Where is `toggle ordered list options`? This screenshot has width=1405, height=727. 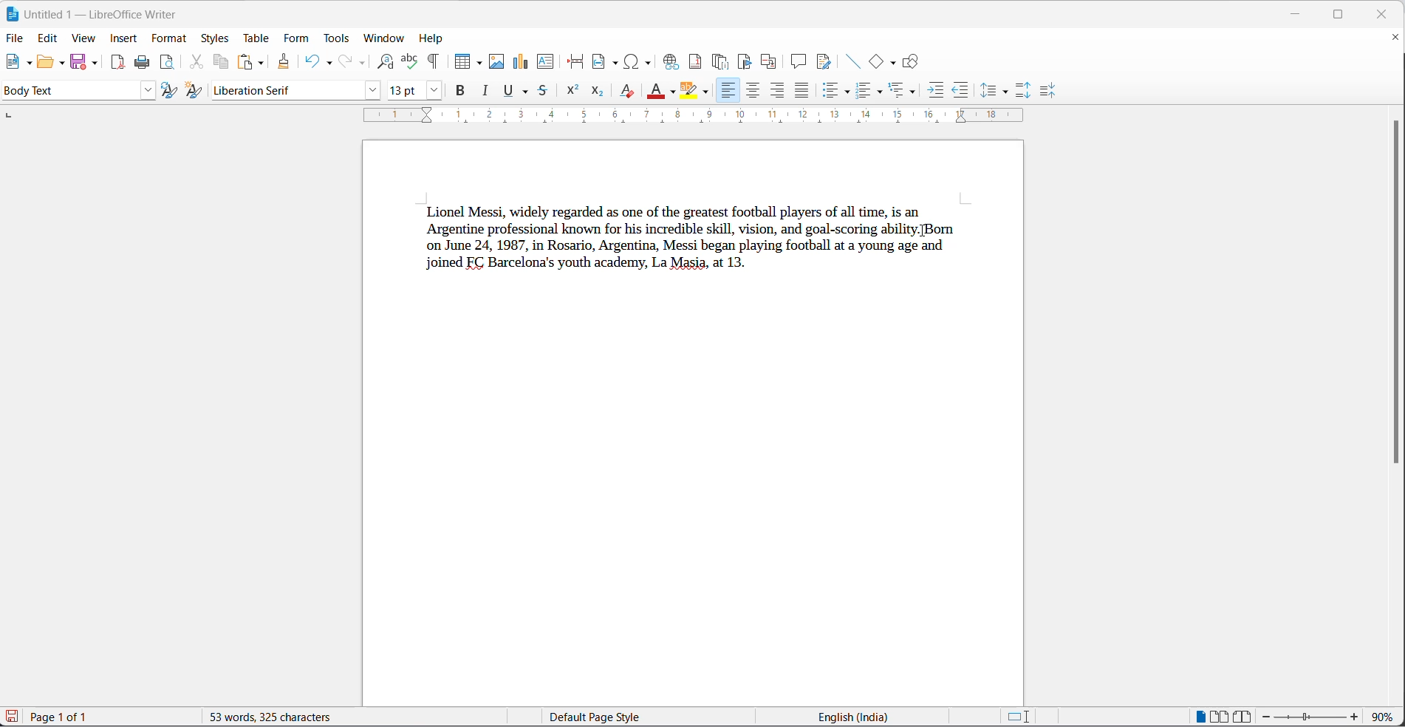
toggle ordered list options is located at coordinates (880, 94).